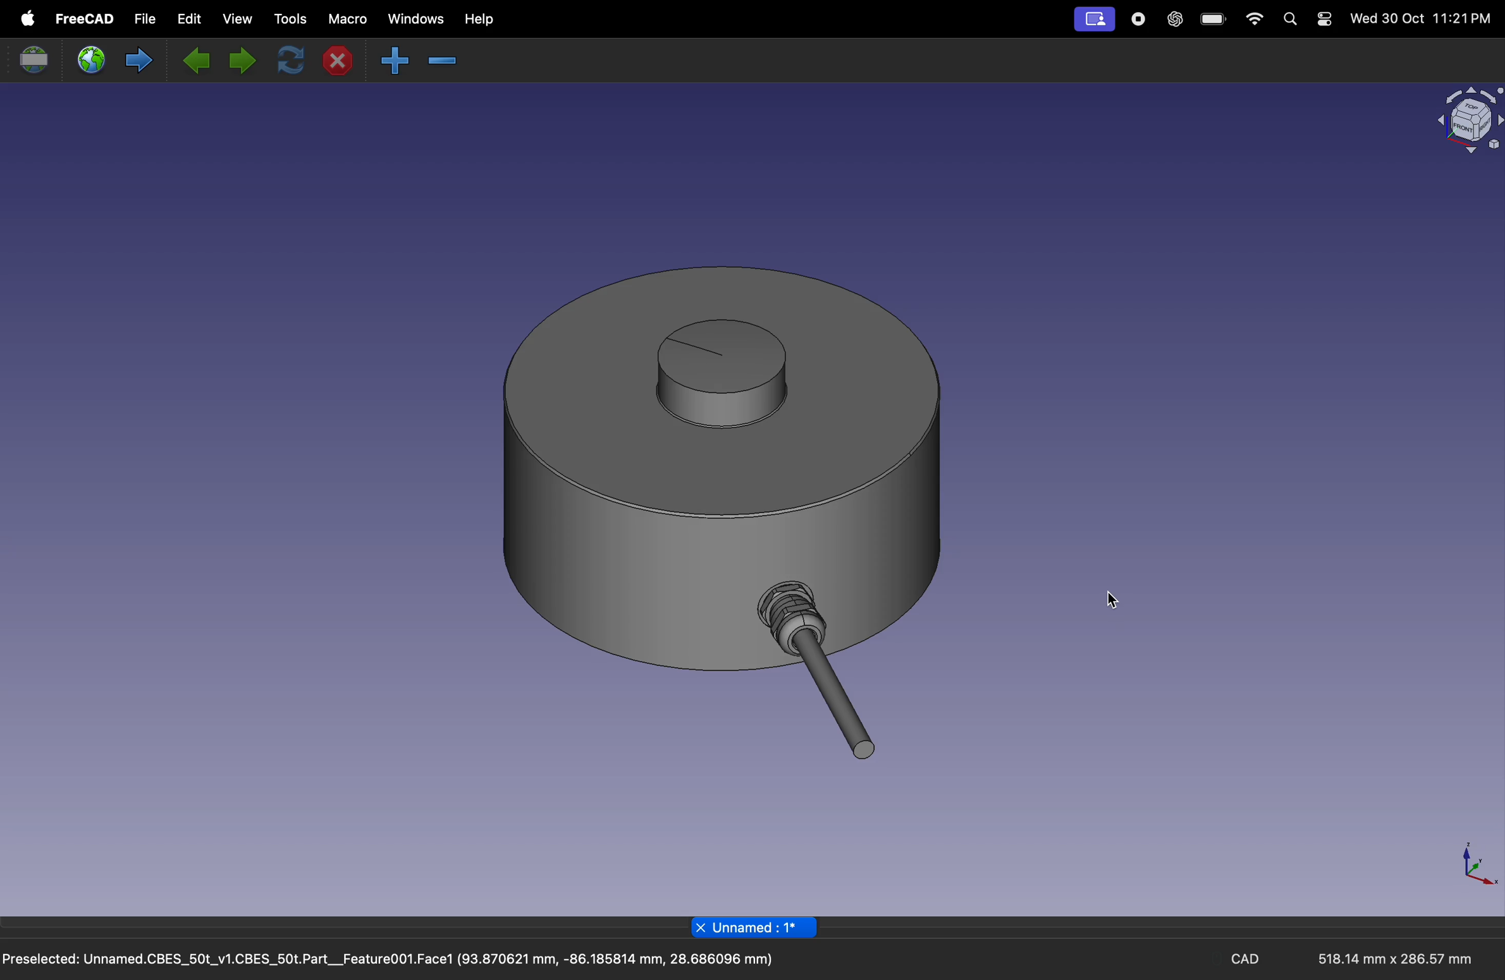  Describe the element at coordinates (1248, 960) in the screenshot. I see `CAD` at that location.